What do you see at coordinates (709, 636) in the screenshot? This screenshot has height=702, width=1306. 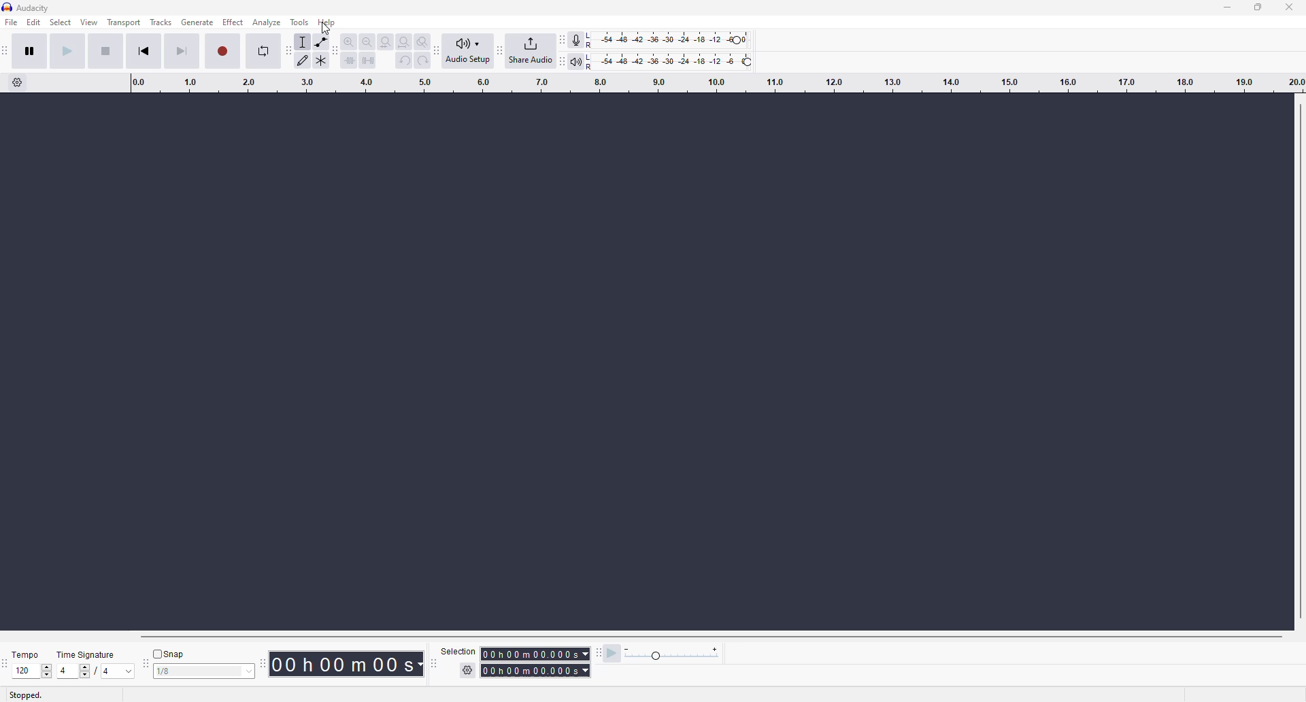 I see `horizontal scrollbar` at bounding box center [709, 636].